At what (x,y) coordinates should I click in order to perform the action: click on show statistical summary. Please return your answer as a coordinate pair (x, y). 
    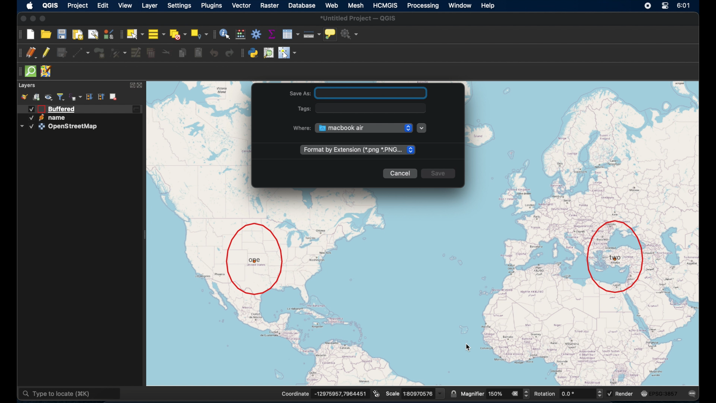
    Looking at the image, I should click on (272, 34).